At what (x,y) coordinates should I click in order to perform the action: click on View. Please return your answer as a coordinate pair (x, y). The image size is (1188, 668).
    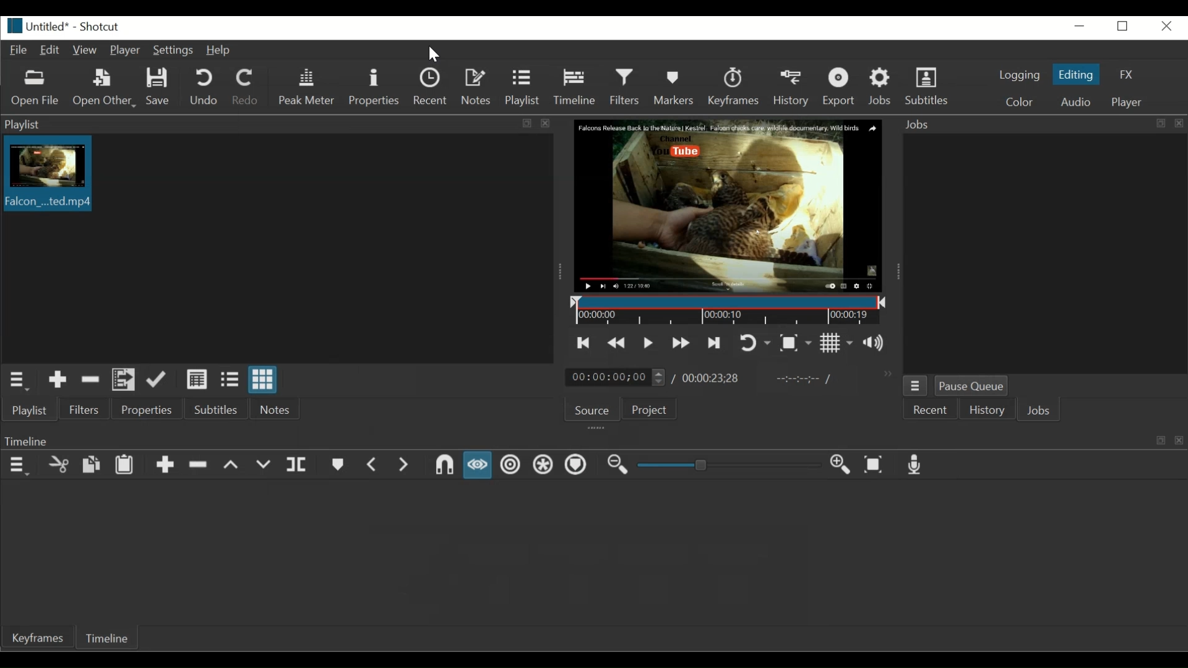
    Looking at the image, I should click on (85, 51).